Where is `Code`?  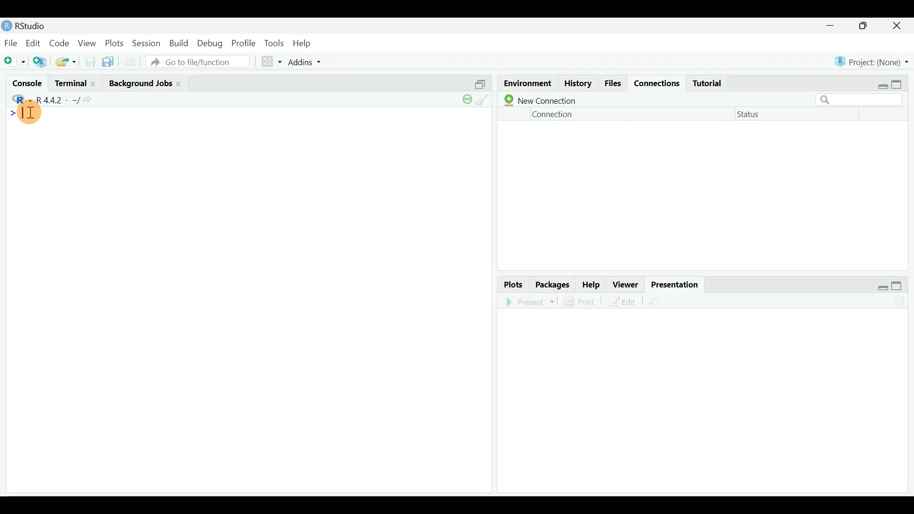
Code is located at coordinates (60, 42).